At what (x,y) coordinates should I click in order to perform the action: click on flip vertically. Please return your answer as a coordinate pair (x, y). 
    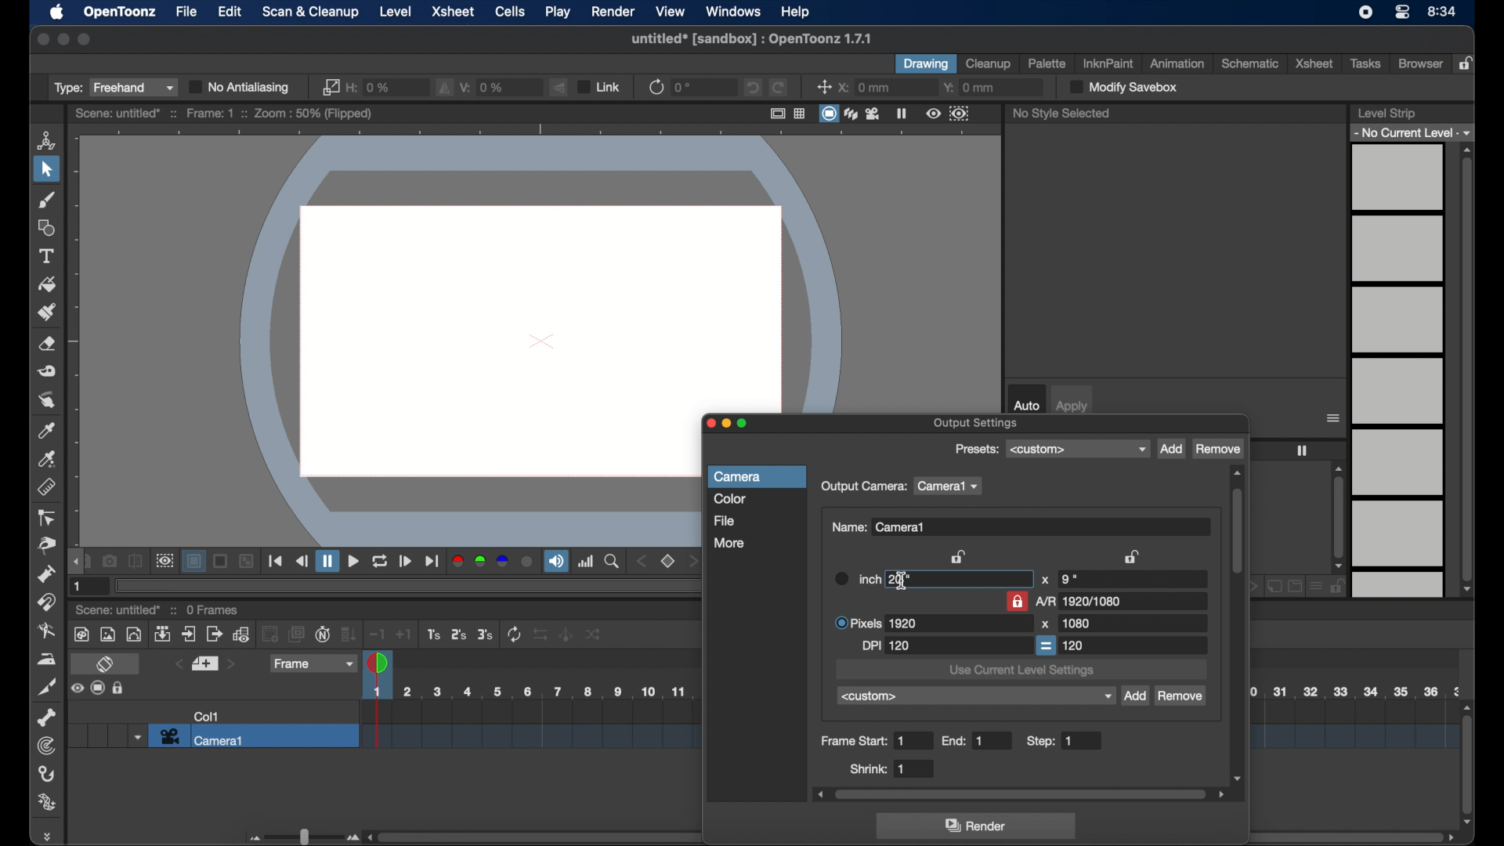
    Looking at the image, I should click on (560, 87).